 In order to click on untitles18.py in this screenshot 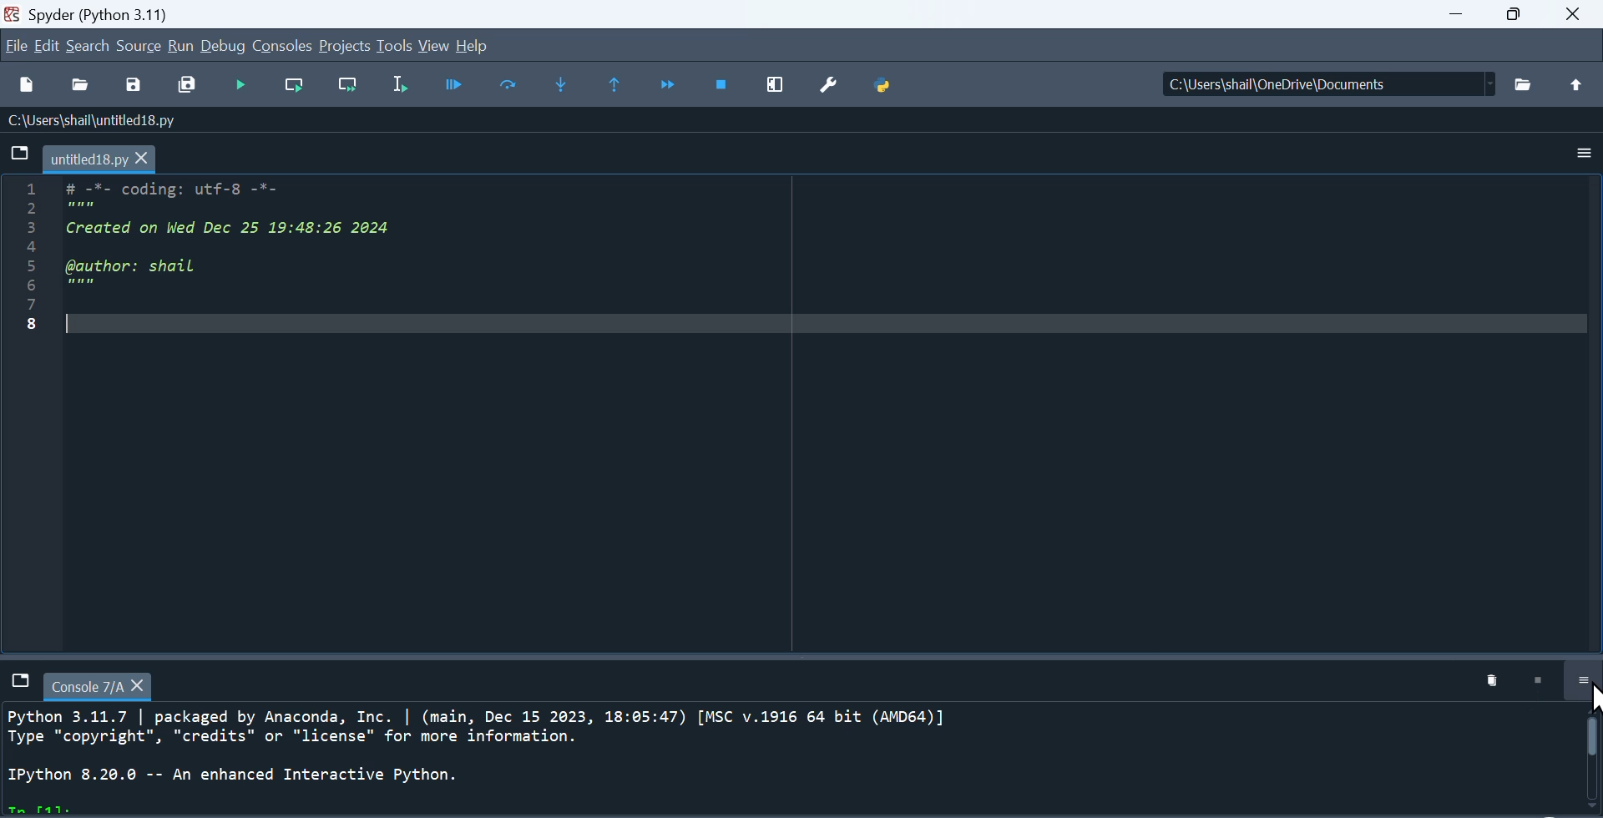, I will do `click(105, 159)`.